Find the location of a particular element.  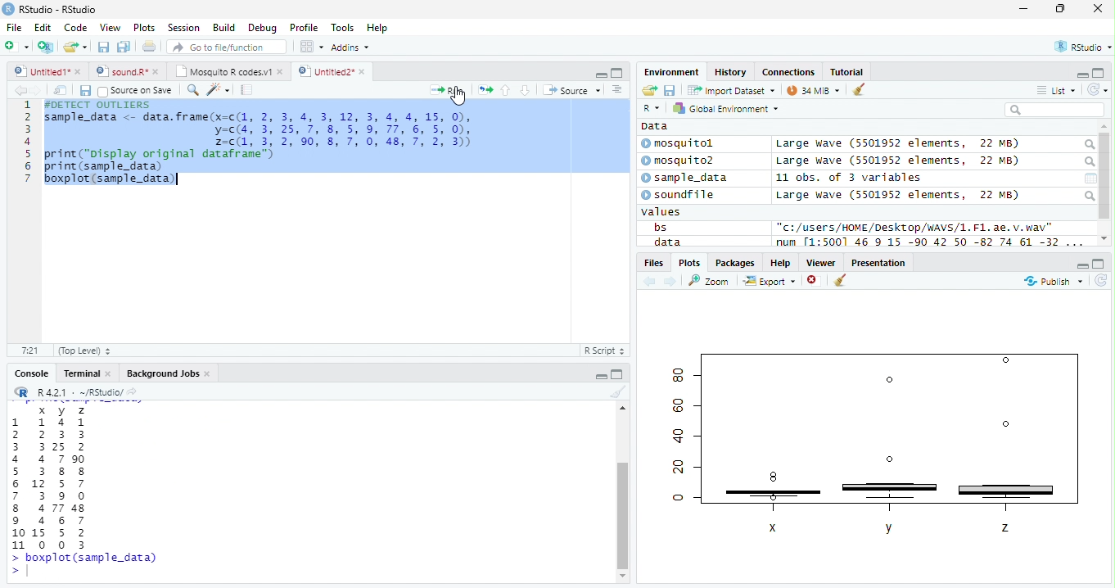

scroll down is located at coordinates (623, 577).